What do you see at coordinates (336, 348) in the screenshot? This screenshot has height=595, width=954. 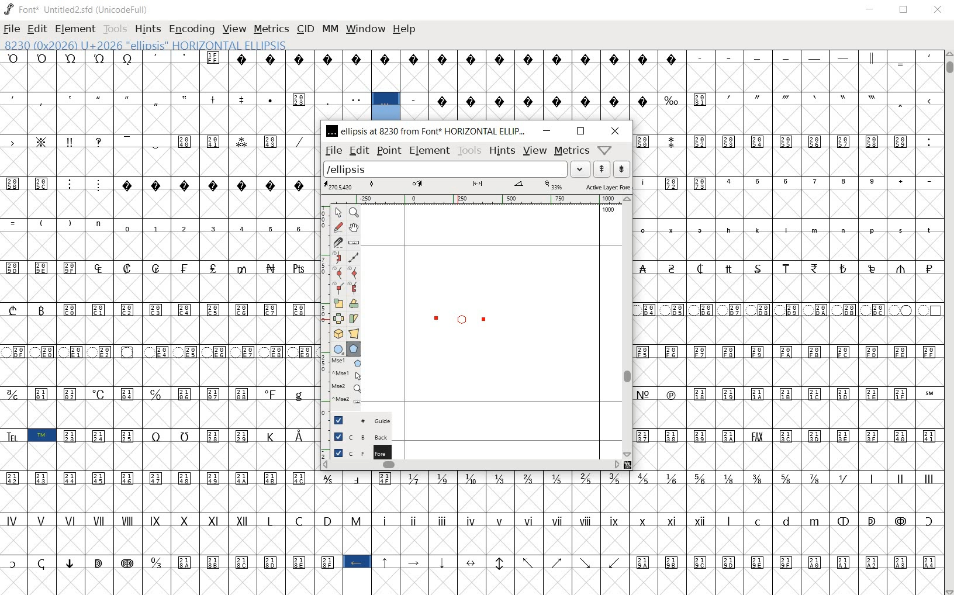 I see `rectangle or ellipse` at bounding box center [336, 348].